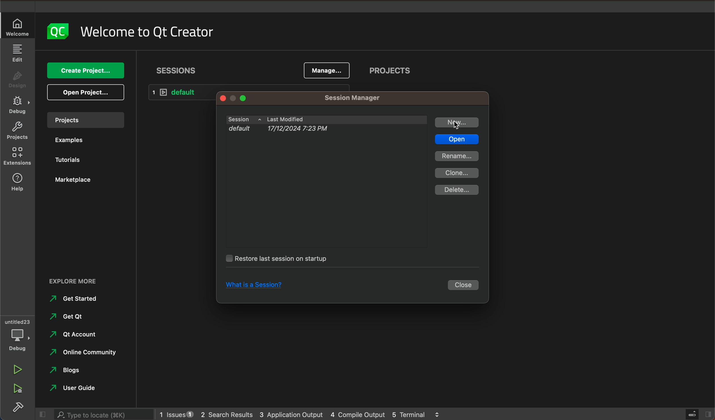 The width and height of the screenshot is (715, 420). What do you see at coordinates (457, 190) in the screenshot?
I see `delete` at bounding box center [457, 190].